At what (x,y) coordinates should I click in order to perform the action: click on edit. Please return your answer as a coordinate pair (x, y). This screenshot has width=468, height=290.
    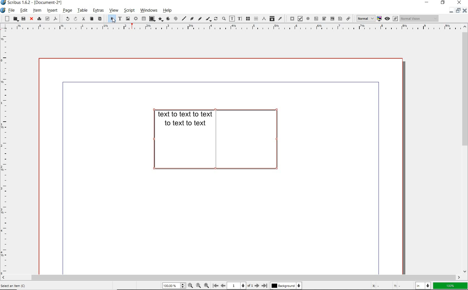
    Looking at the image, I should click on (24, 11).